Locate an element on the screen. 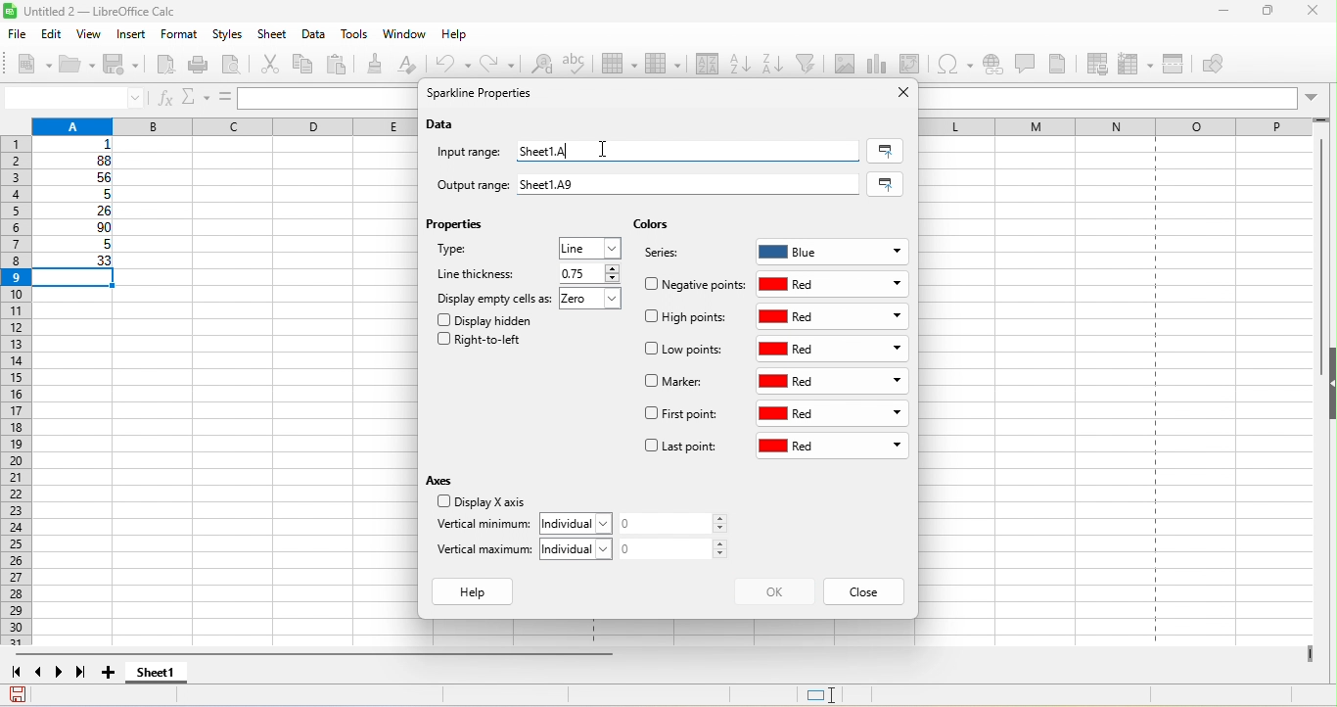 This screenshot has height=707, width=1337. close is located at coordinates (1314, 13).